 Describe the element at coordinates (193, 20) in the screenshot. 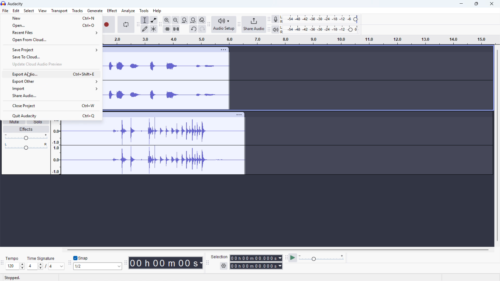

I see `fit project to width` at that location.